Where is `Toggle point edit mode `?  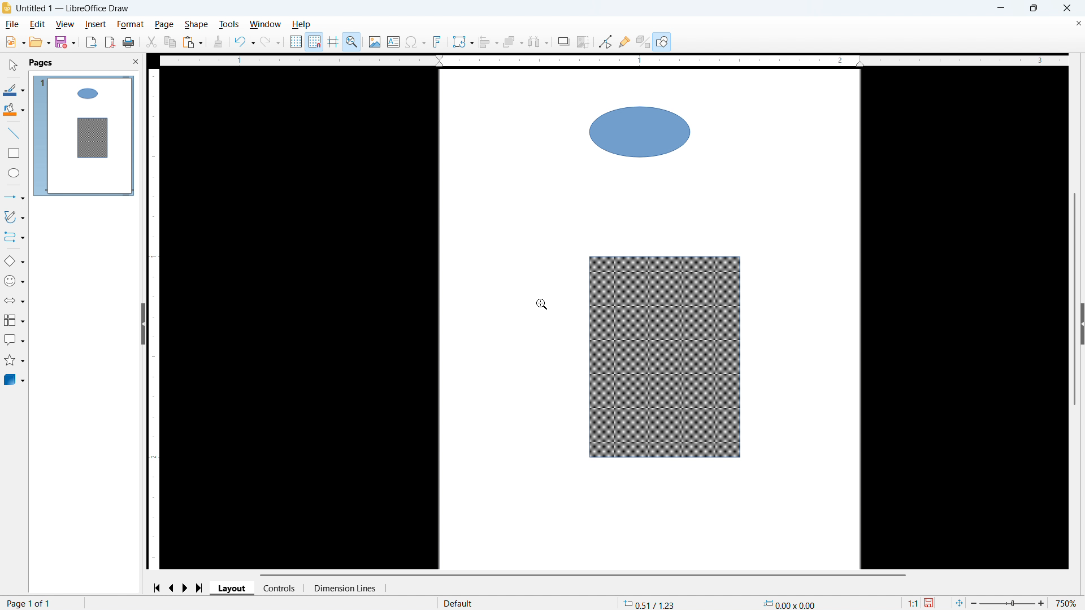 Toggle point edit mode  is located at coordinates (605, 42).